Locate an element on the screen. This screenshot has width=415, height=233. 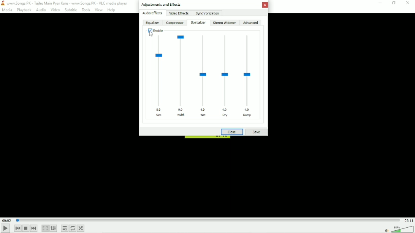
mute is located at coordinates (386, 230).